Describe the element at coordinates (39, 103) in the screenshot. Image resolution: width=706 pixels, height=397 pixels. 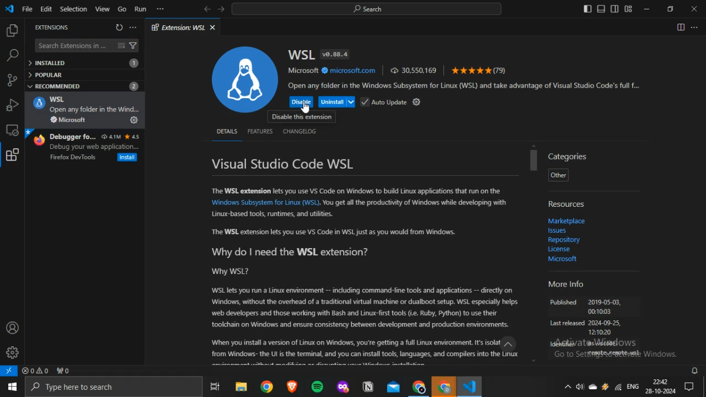
I see `WSL` at that location.